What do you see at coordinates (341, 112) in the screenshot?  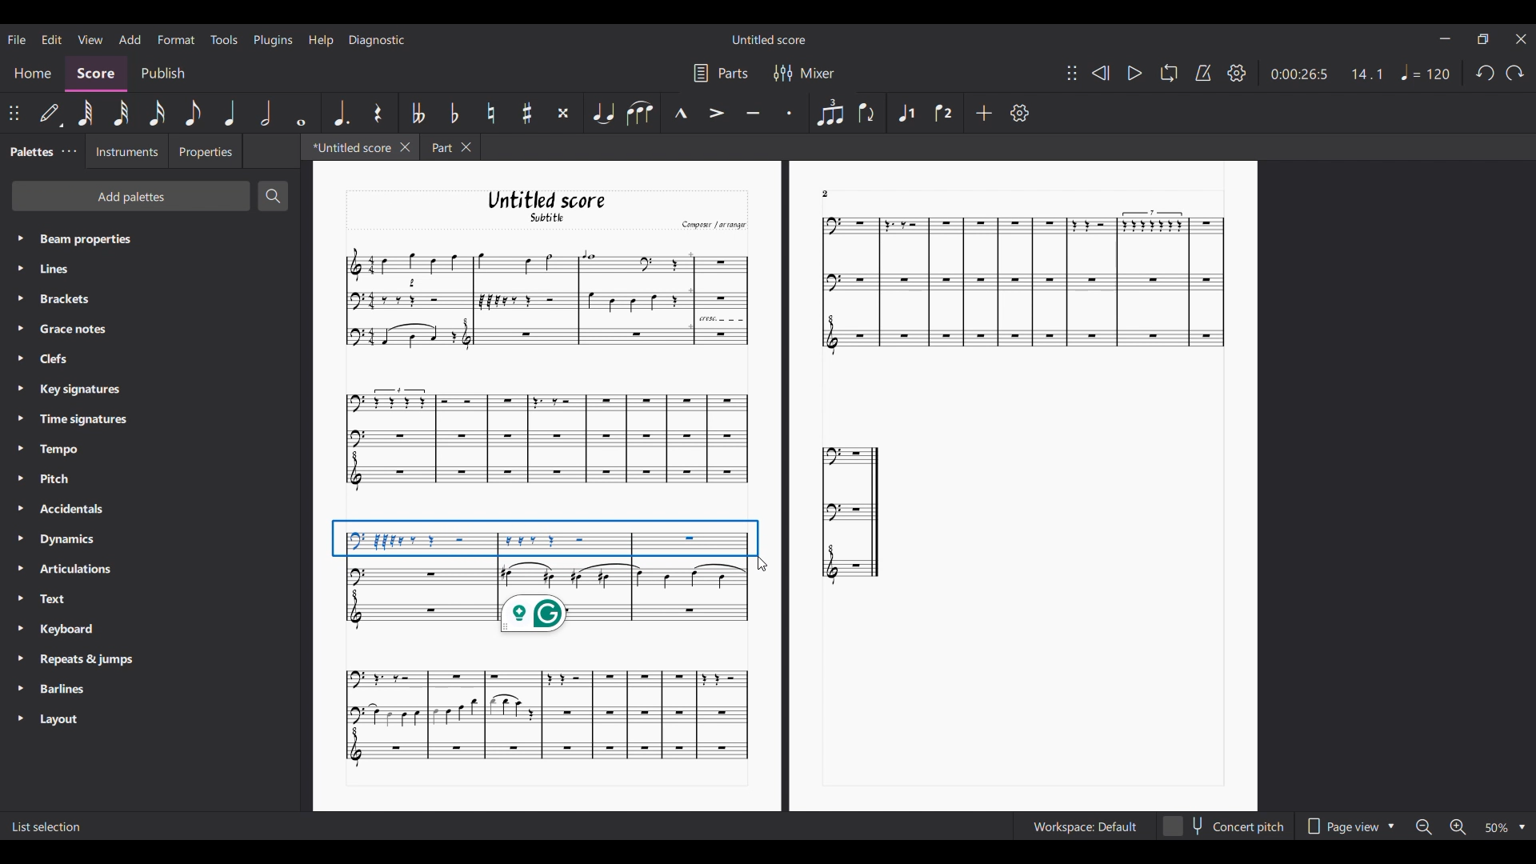 I see `Augmentation dot` at bounding box center [341, 112].